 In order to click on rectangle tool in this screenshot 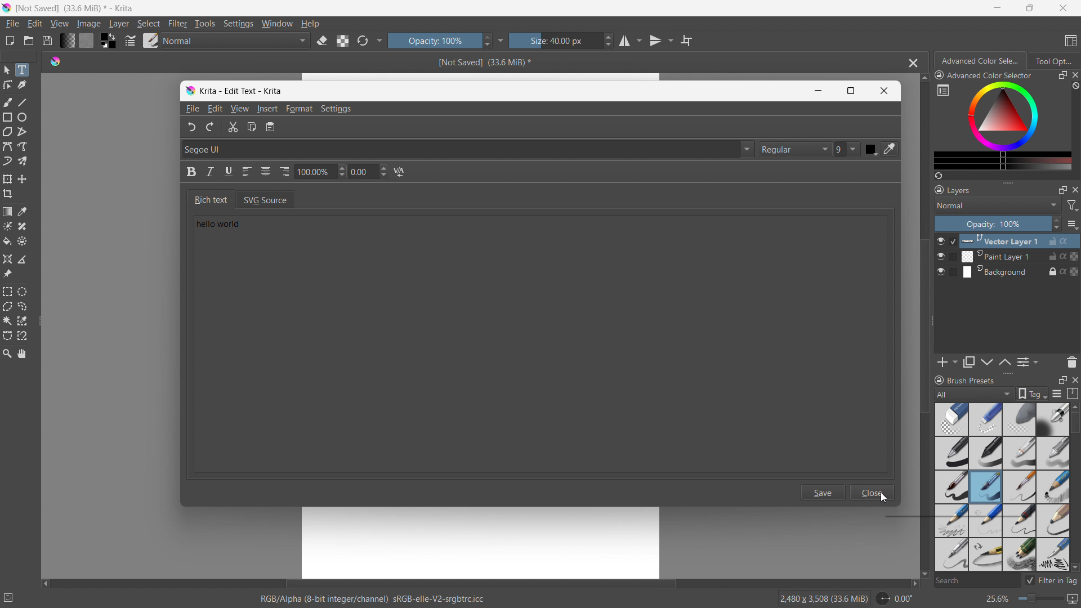, I will do `click(8, 117)`.